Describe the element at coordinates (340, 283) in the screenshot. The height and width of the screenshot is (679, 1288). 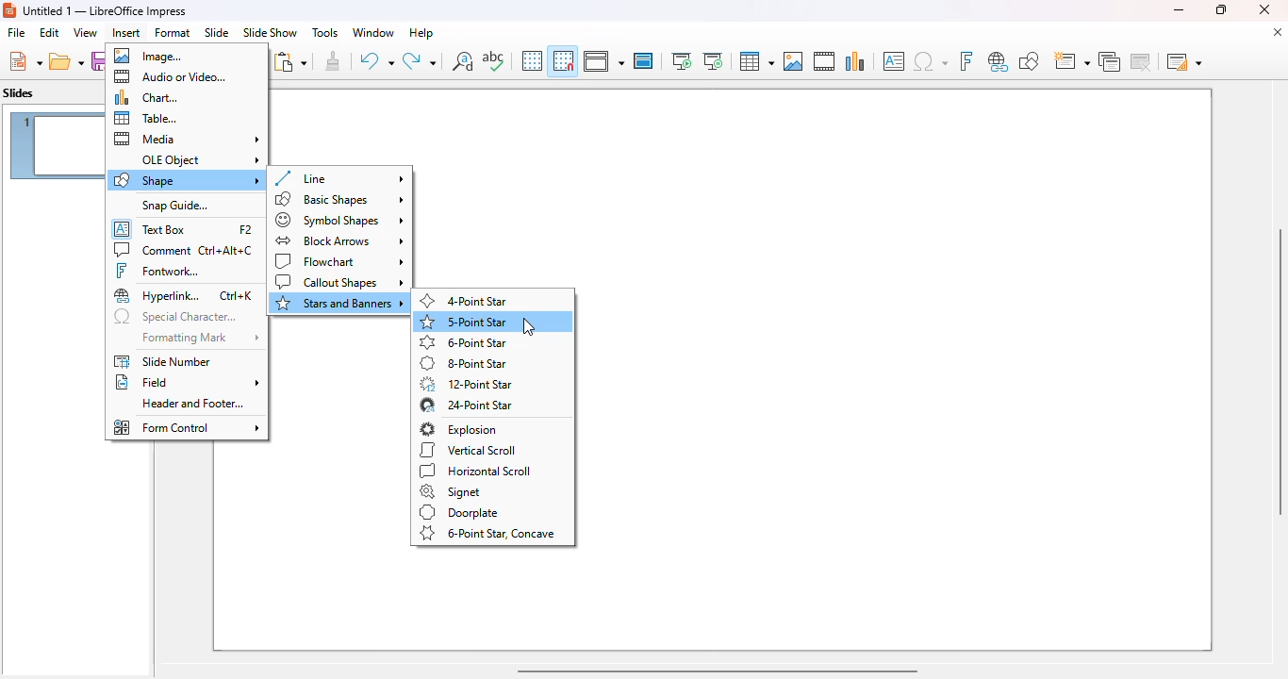
I see `callout shapes` at that location.